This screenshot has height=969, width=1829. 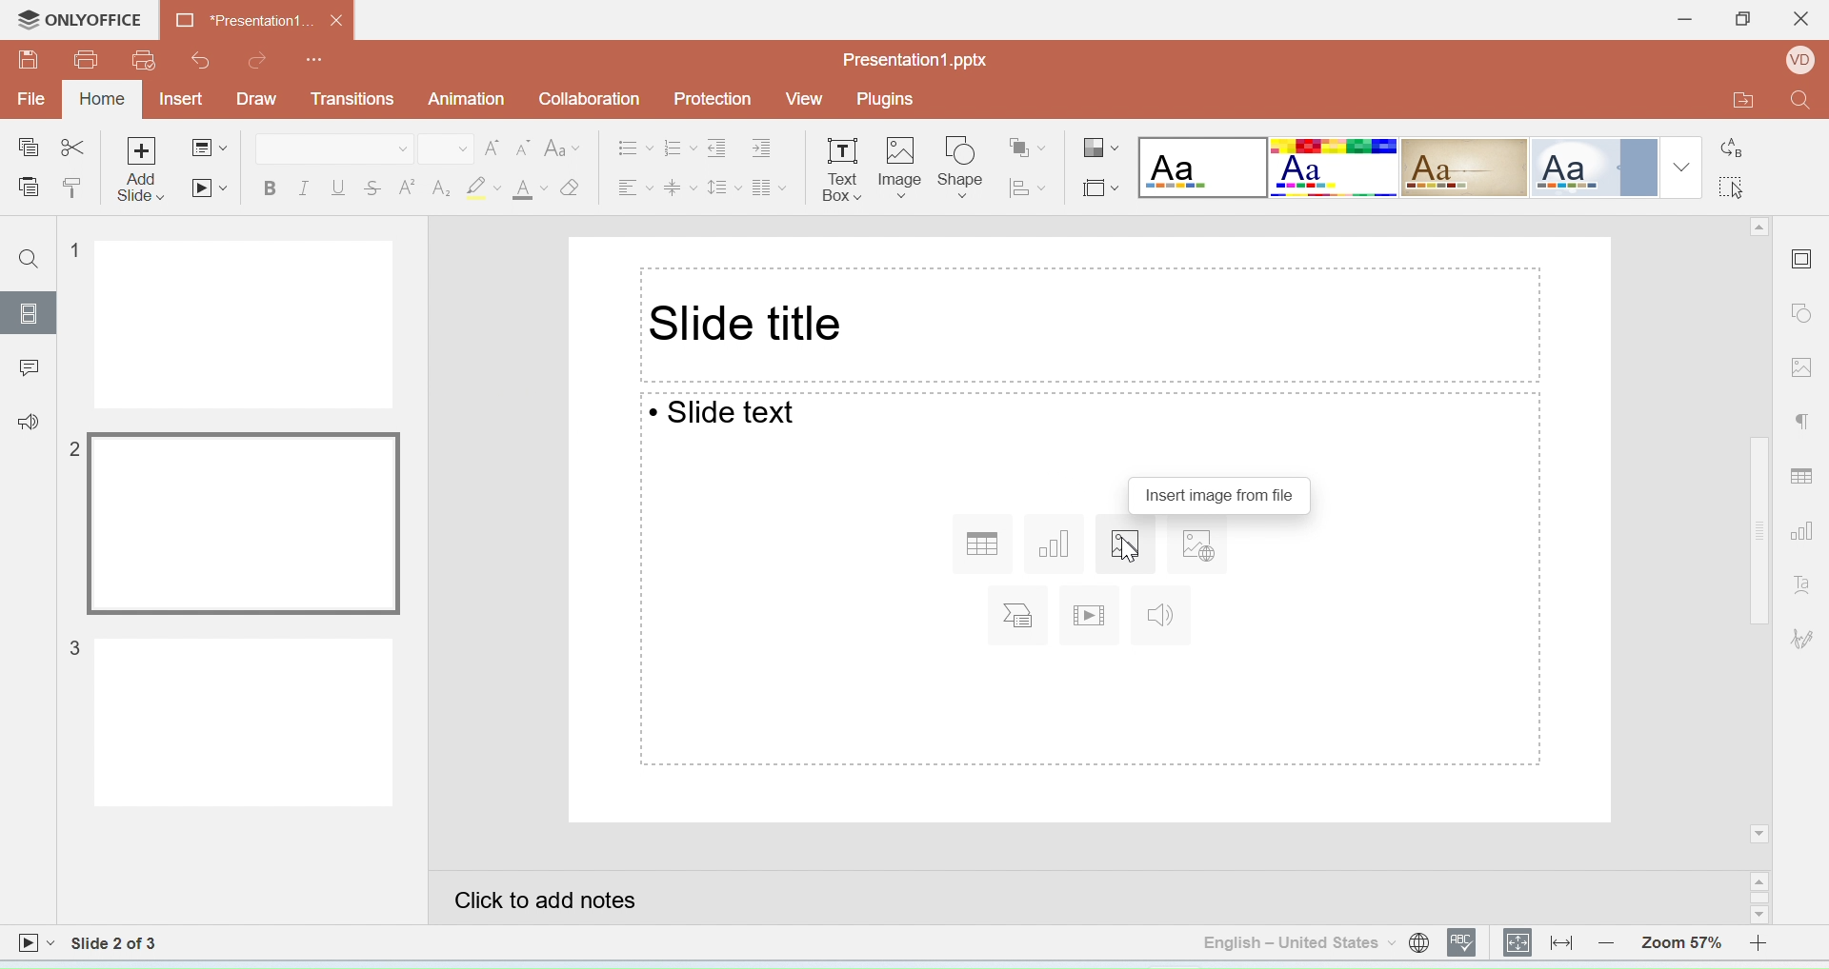 I want to click on Insert image, so click(x=901, y=170).